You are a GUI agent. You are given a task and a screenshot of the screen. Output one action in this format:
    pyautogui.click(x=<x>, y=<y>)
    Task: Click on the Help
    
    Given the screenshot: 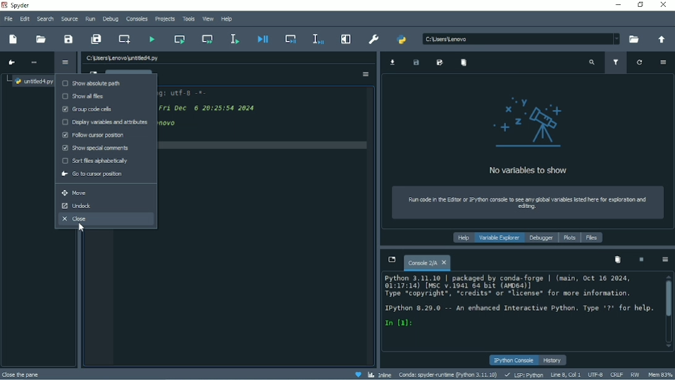 What is the action you would take?
    pyautogui.click(x=225, y=19)
    